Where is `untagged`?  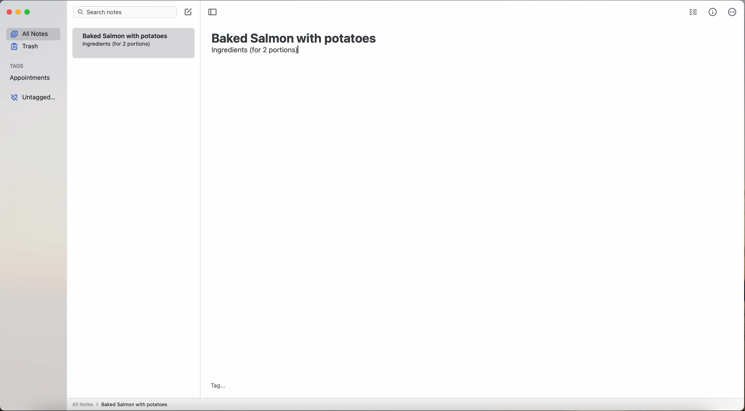 untagged is located at coordinates (34, 97).